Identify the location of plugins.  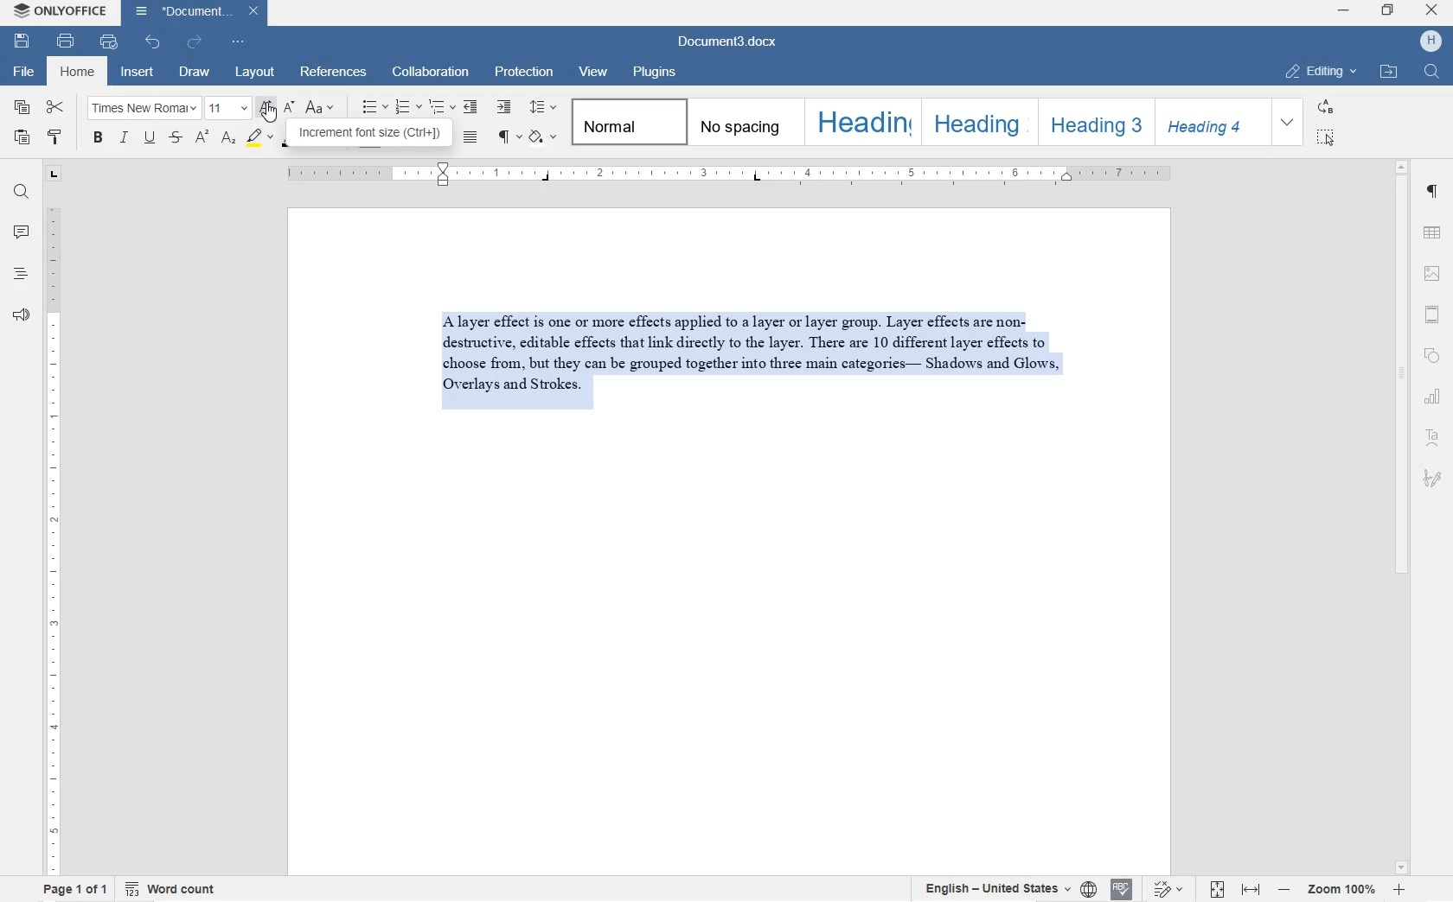
(654, 73).